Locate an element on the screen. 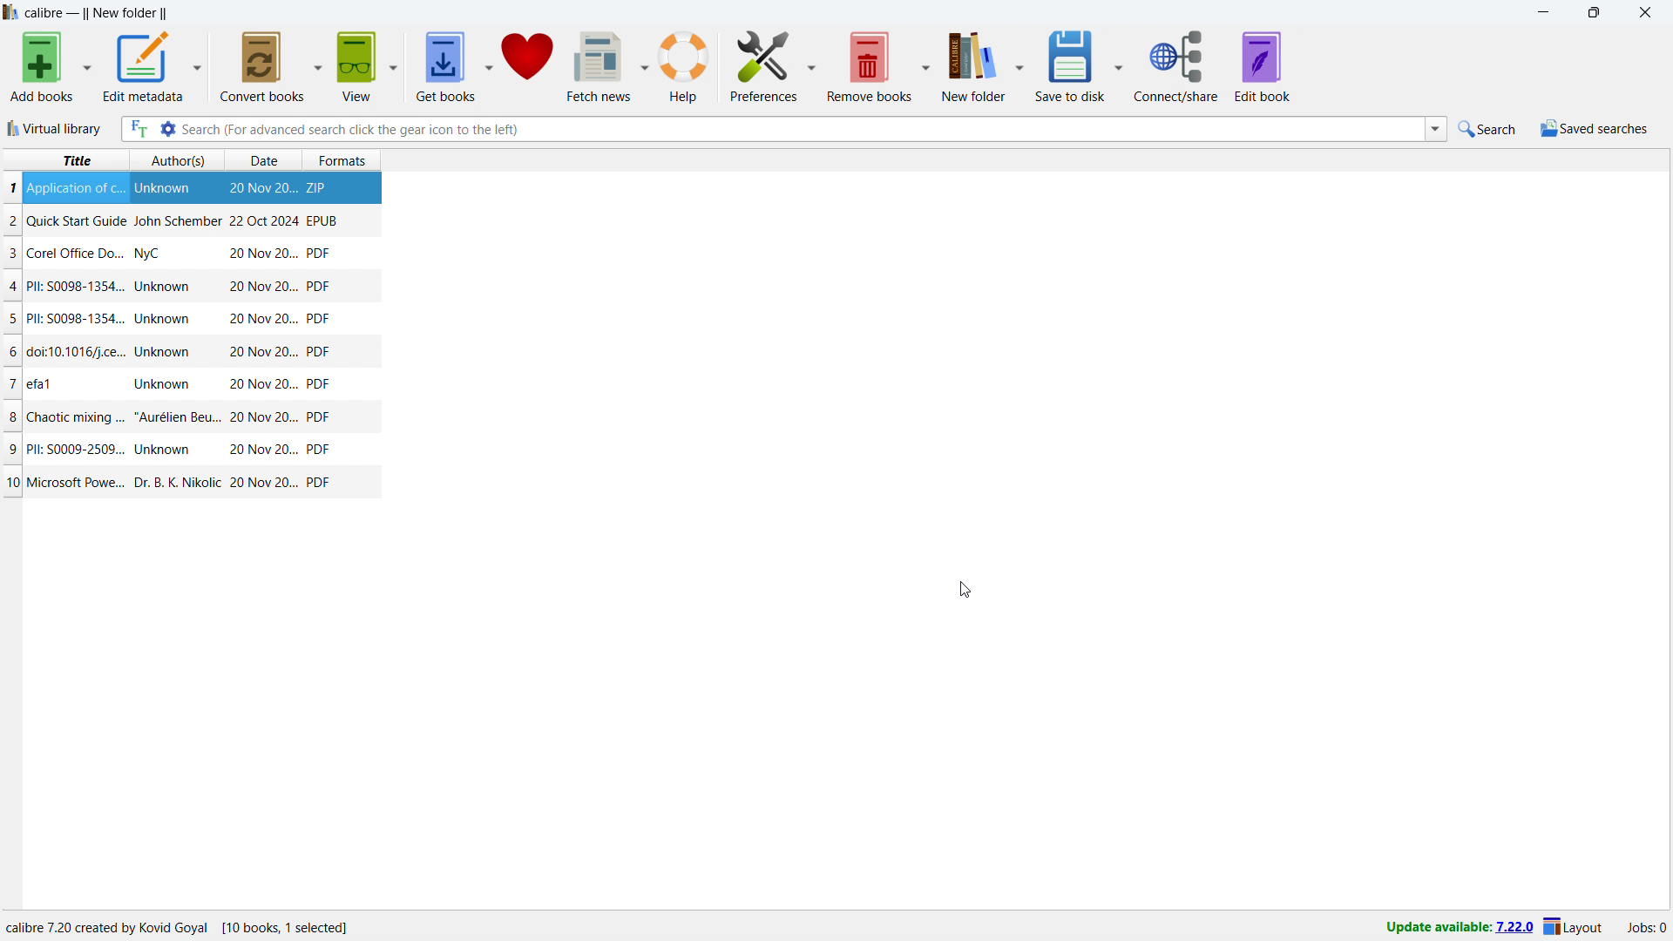 This screenshot has height=941, width=1673. 1 is located at coordinates (12, 187).